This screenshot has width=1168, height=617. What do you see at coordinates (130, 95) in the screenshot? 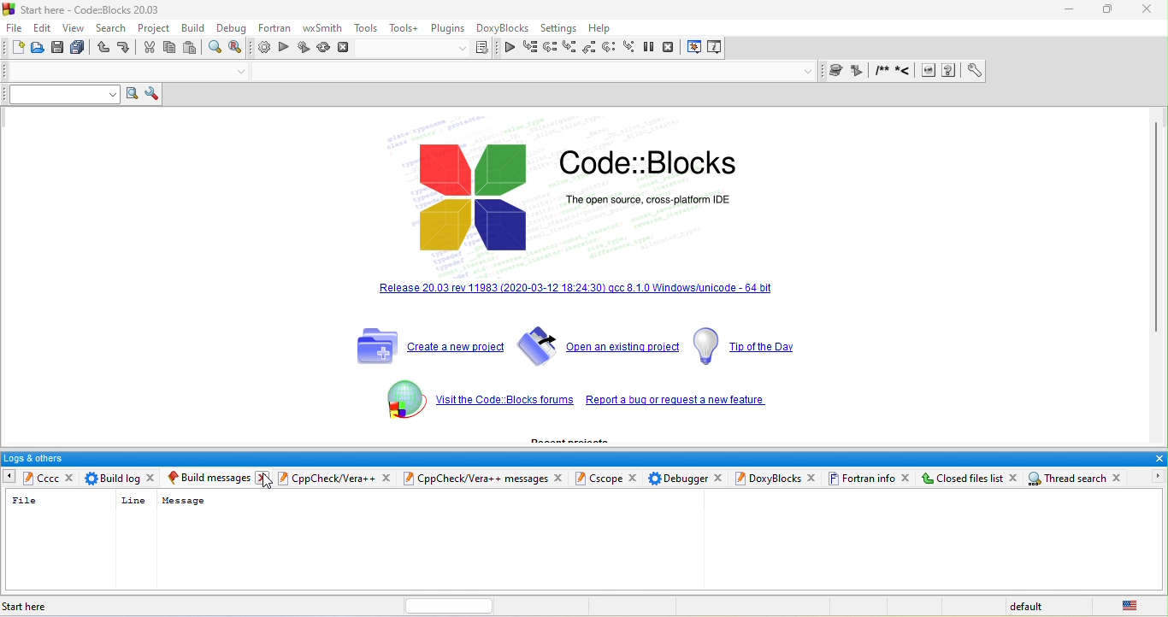
I see `run search` at bounding box center [130, 95].